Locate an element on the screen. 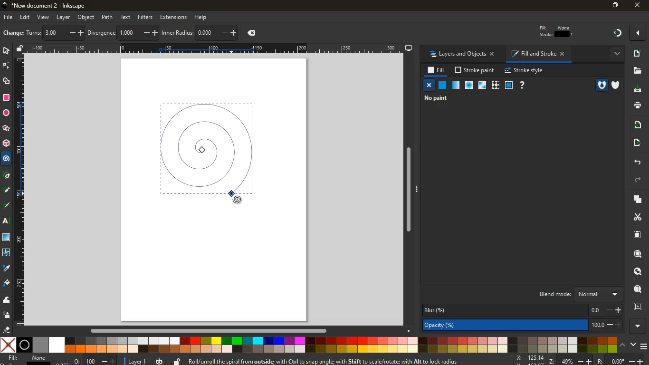 This screenshot has width=649, height=365. zoom is located at coordinates (582, 359).